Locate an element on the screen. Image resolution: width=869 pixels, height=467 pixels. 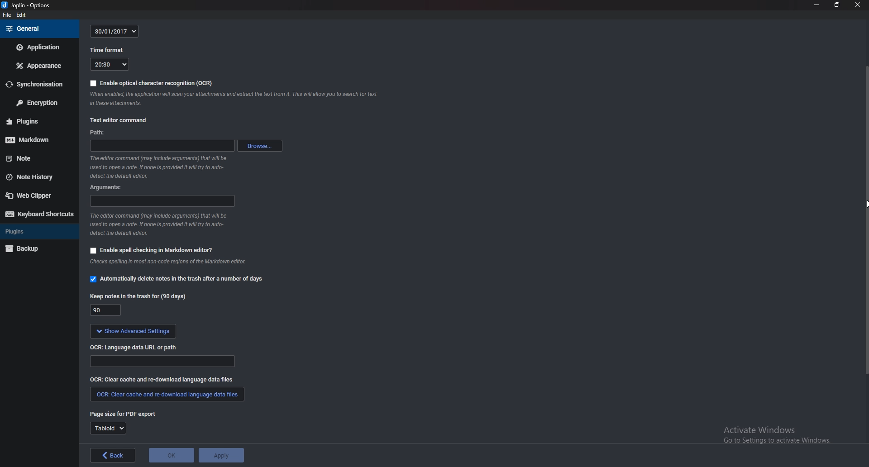
text editor command is located at coordinates (118, 119).